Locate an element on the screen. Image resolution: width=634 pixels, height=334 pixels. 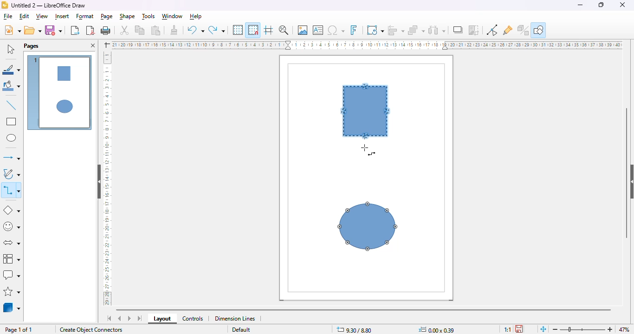
scaling factor of the document is located at coordinates (506, 328).